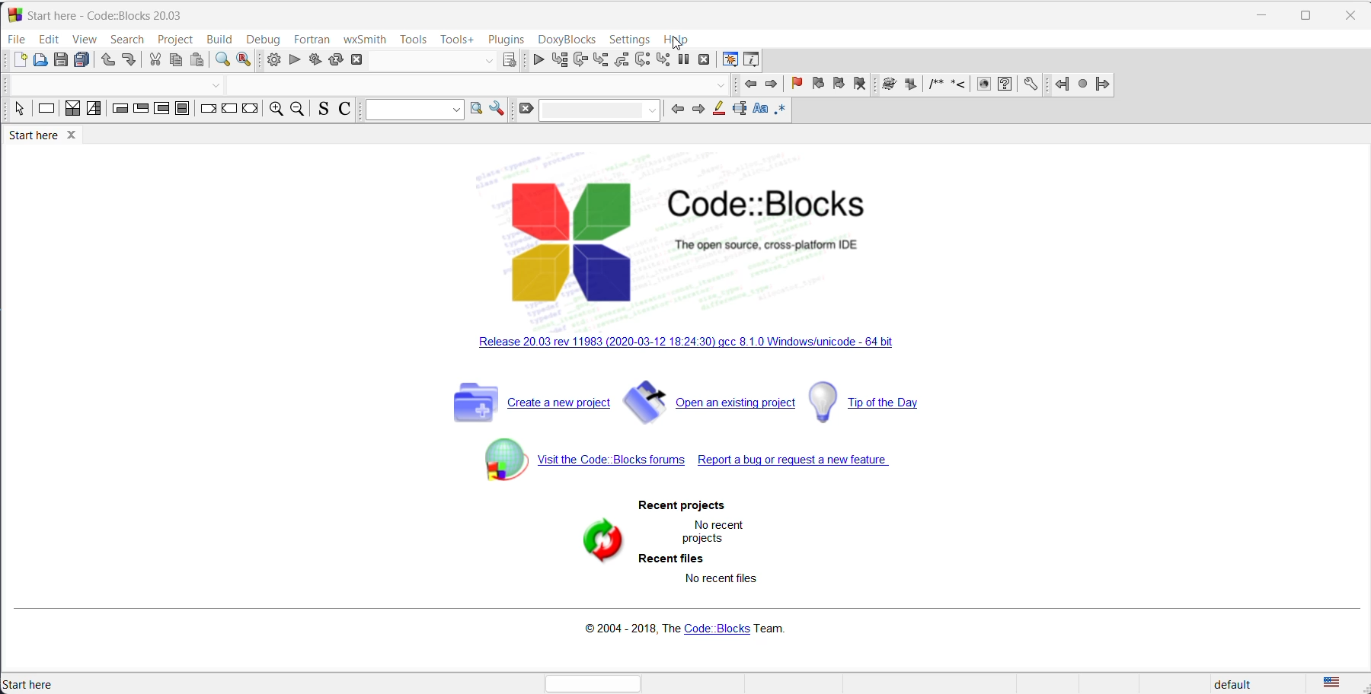 Image resolution: width=1371 pixels, height=694 pixels. Describe the element at coordinates (796, 461) in the screenshot. I see `Report a bug or request a new feature` at that location.